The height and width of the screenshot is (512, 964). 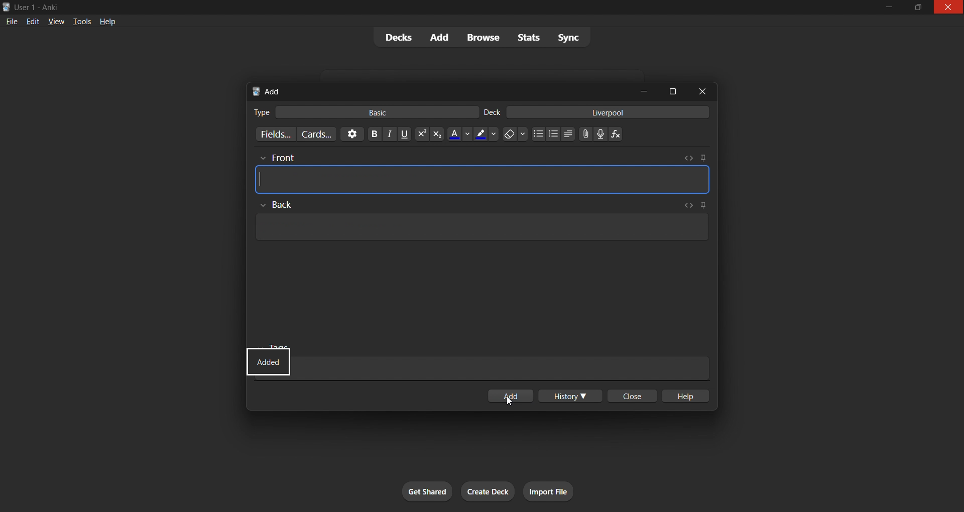 What do you see at coordinates (404, 134) in the screenshot?
I see `underline` at bounding box center [404, 134].